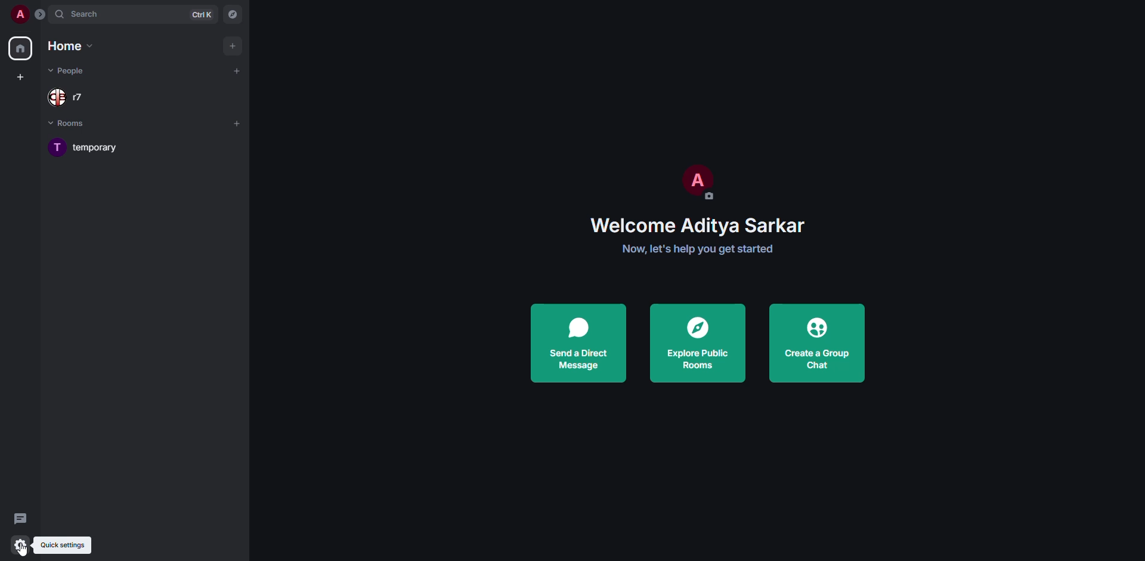 The image size is (1145, 561). I want to click on send a direct message, so click(580, 342).